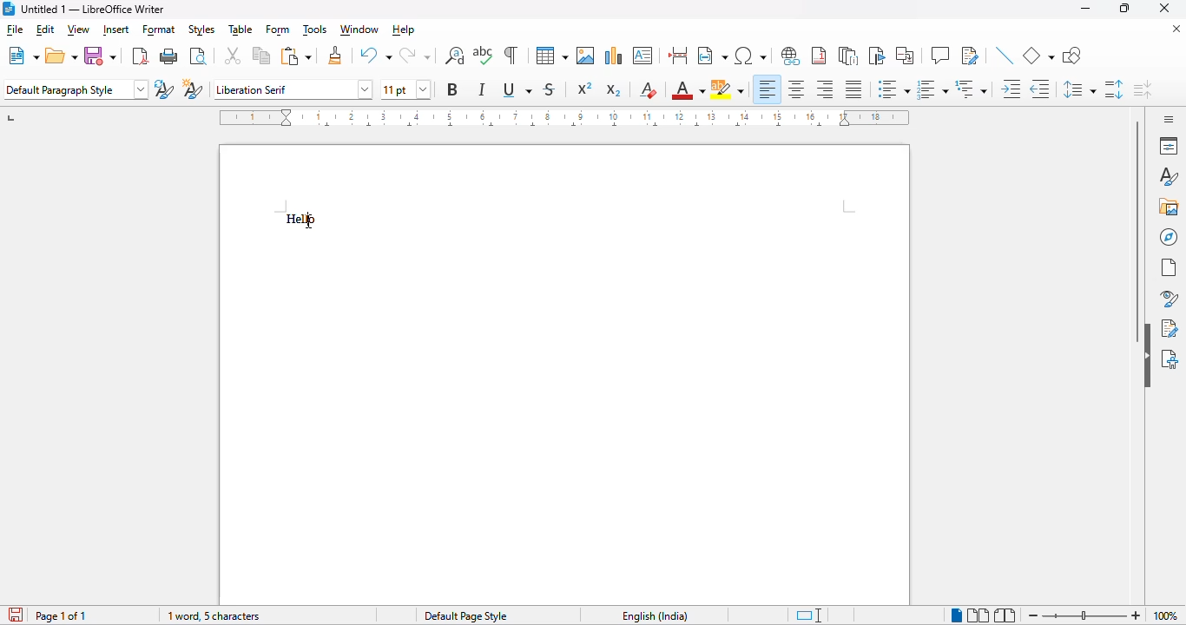 The height and width of the screenshot is (625, 1186). What do you see at coordinates (1086, 9) in the screenshot?
I see `minimize` at bounding box center [1086, 9].